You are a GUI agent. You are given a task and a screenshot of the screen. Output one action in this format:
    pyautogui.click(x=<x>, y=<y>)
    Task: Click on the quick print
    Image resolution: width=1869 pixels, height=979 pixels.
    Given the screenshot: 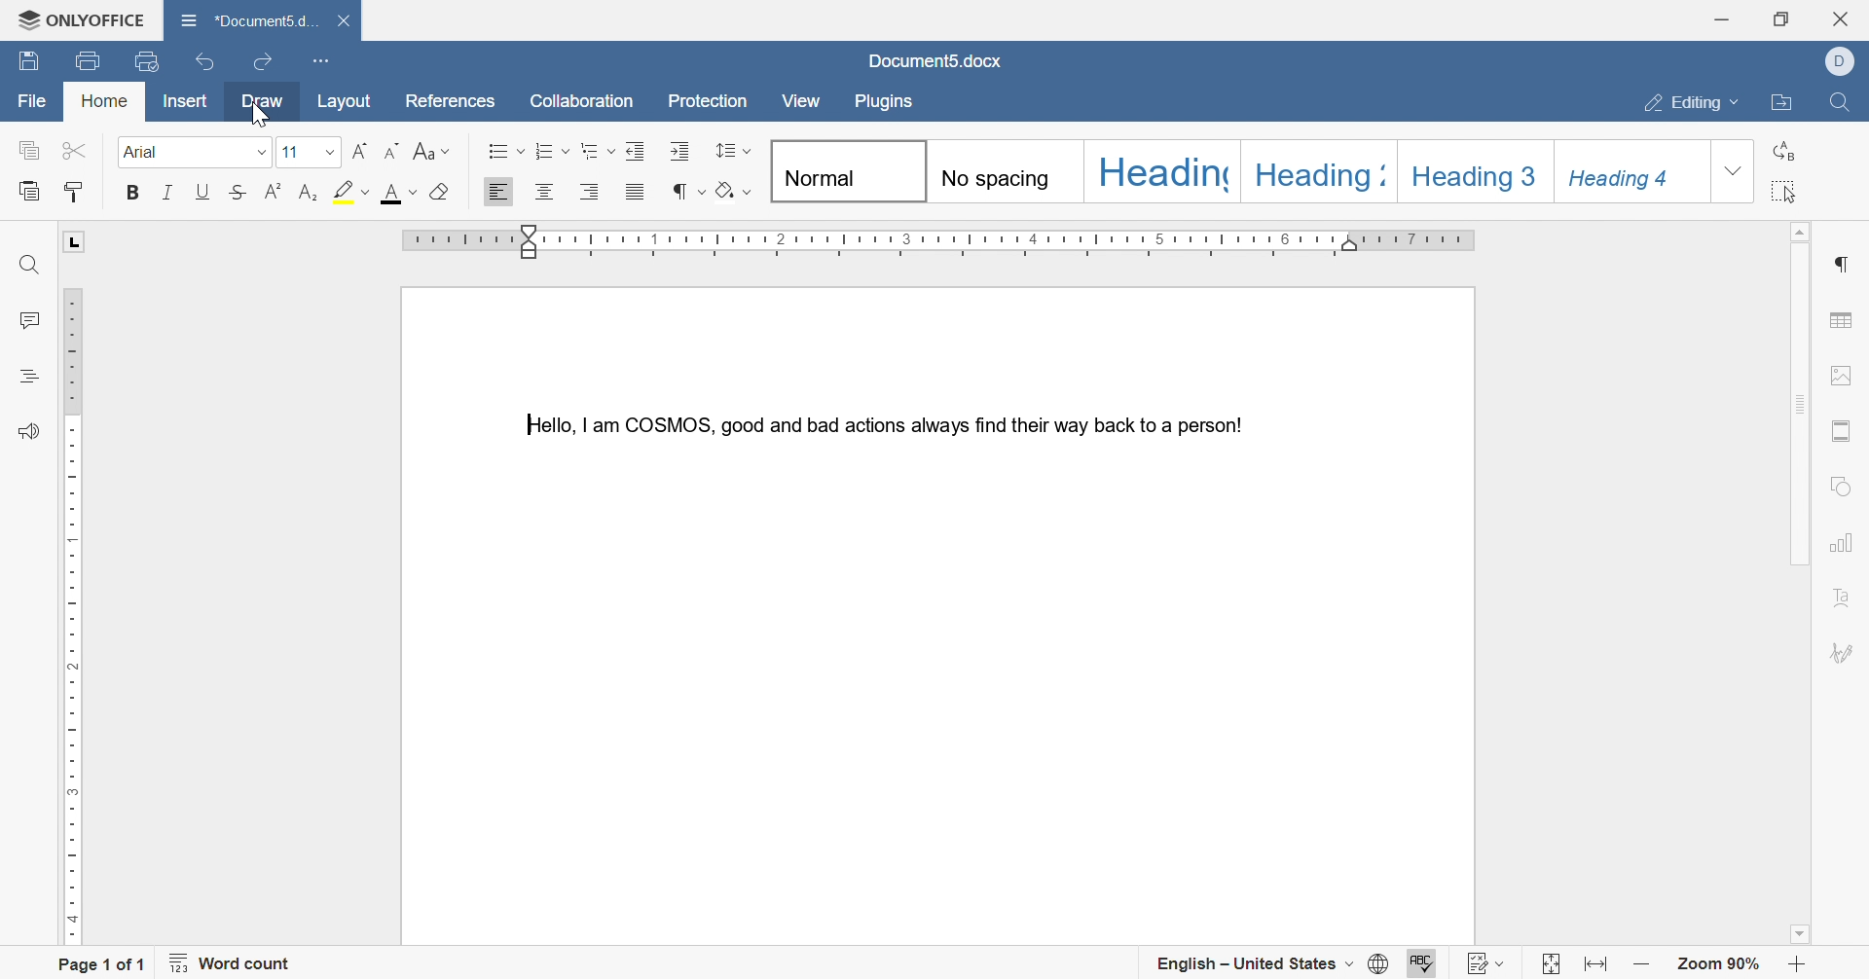 What is the action you would take?
    pyautogui.click(x=150, y=60)
    